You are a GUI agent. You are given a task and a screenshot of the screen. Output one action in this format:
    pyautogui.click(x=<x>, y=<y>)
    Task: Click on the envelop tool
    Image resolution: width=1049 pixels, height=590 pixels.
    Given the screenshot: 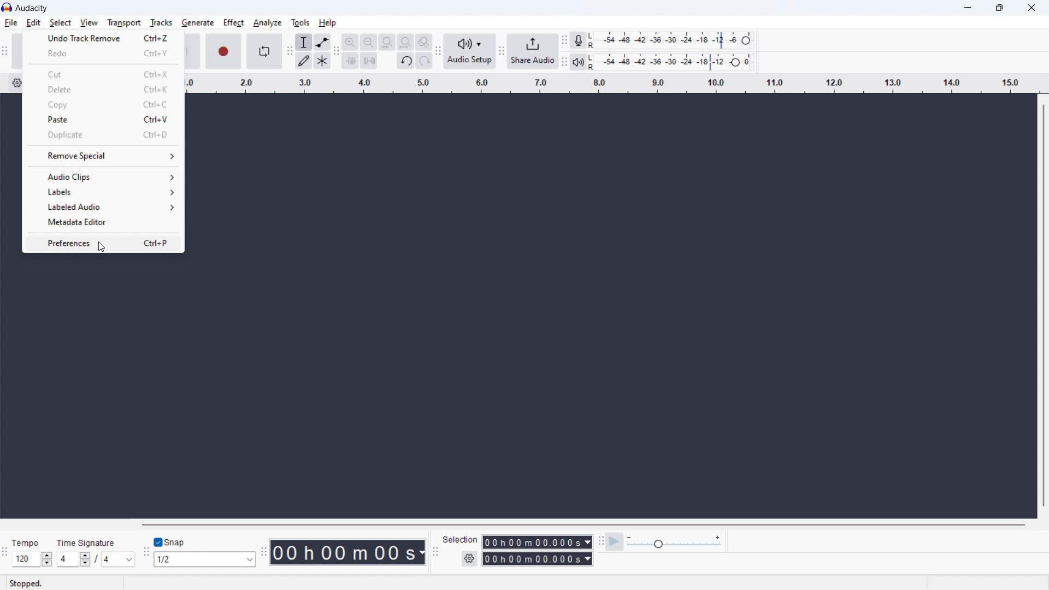 What is the action you would take?
    pyautogui.click(x=322, y=43)
    